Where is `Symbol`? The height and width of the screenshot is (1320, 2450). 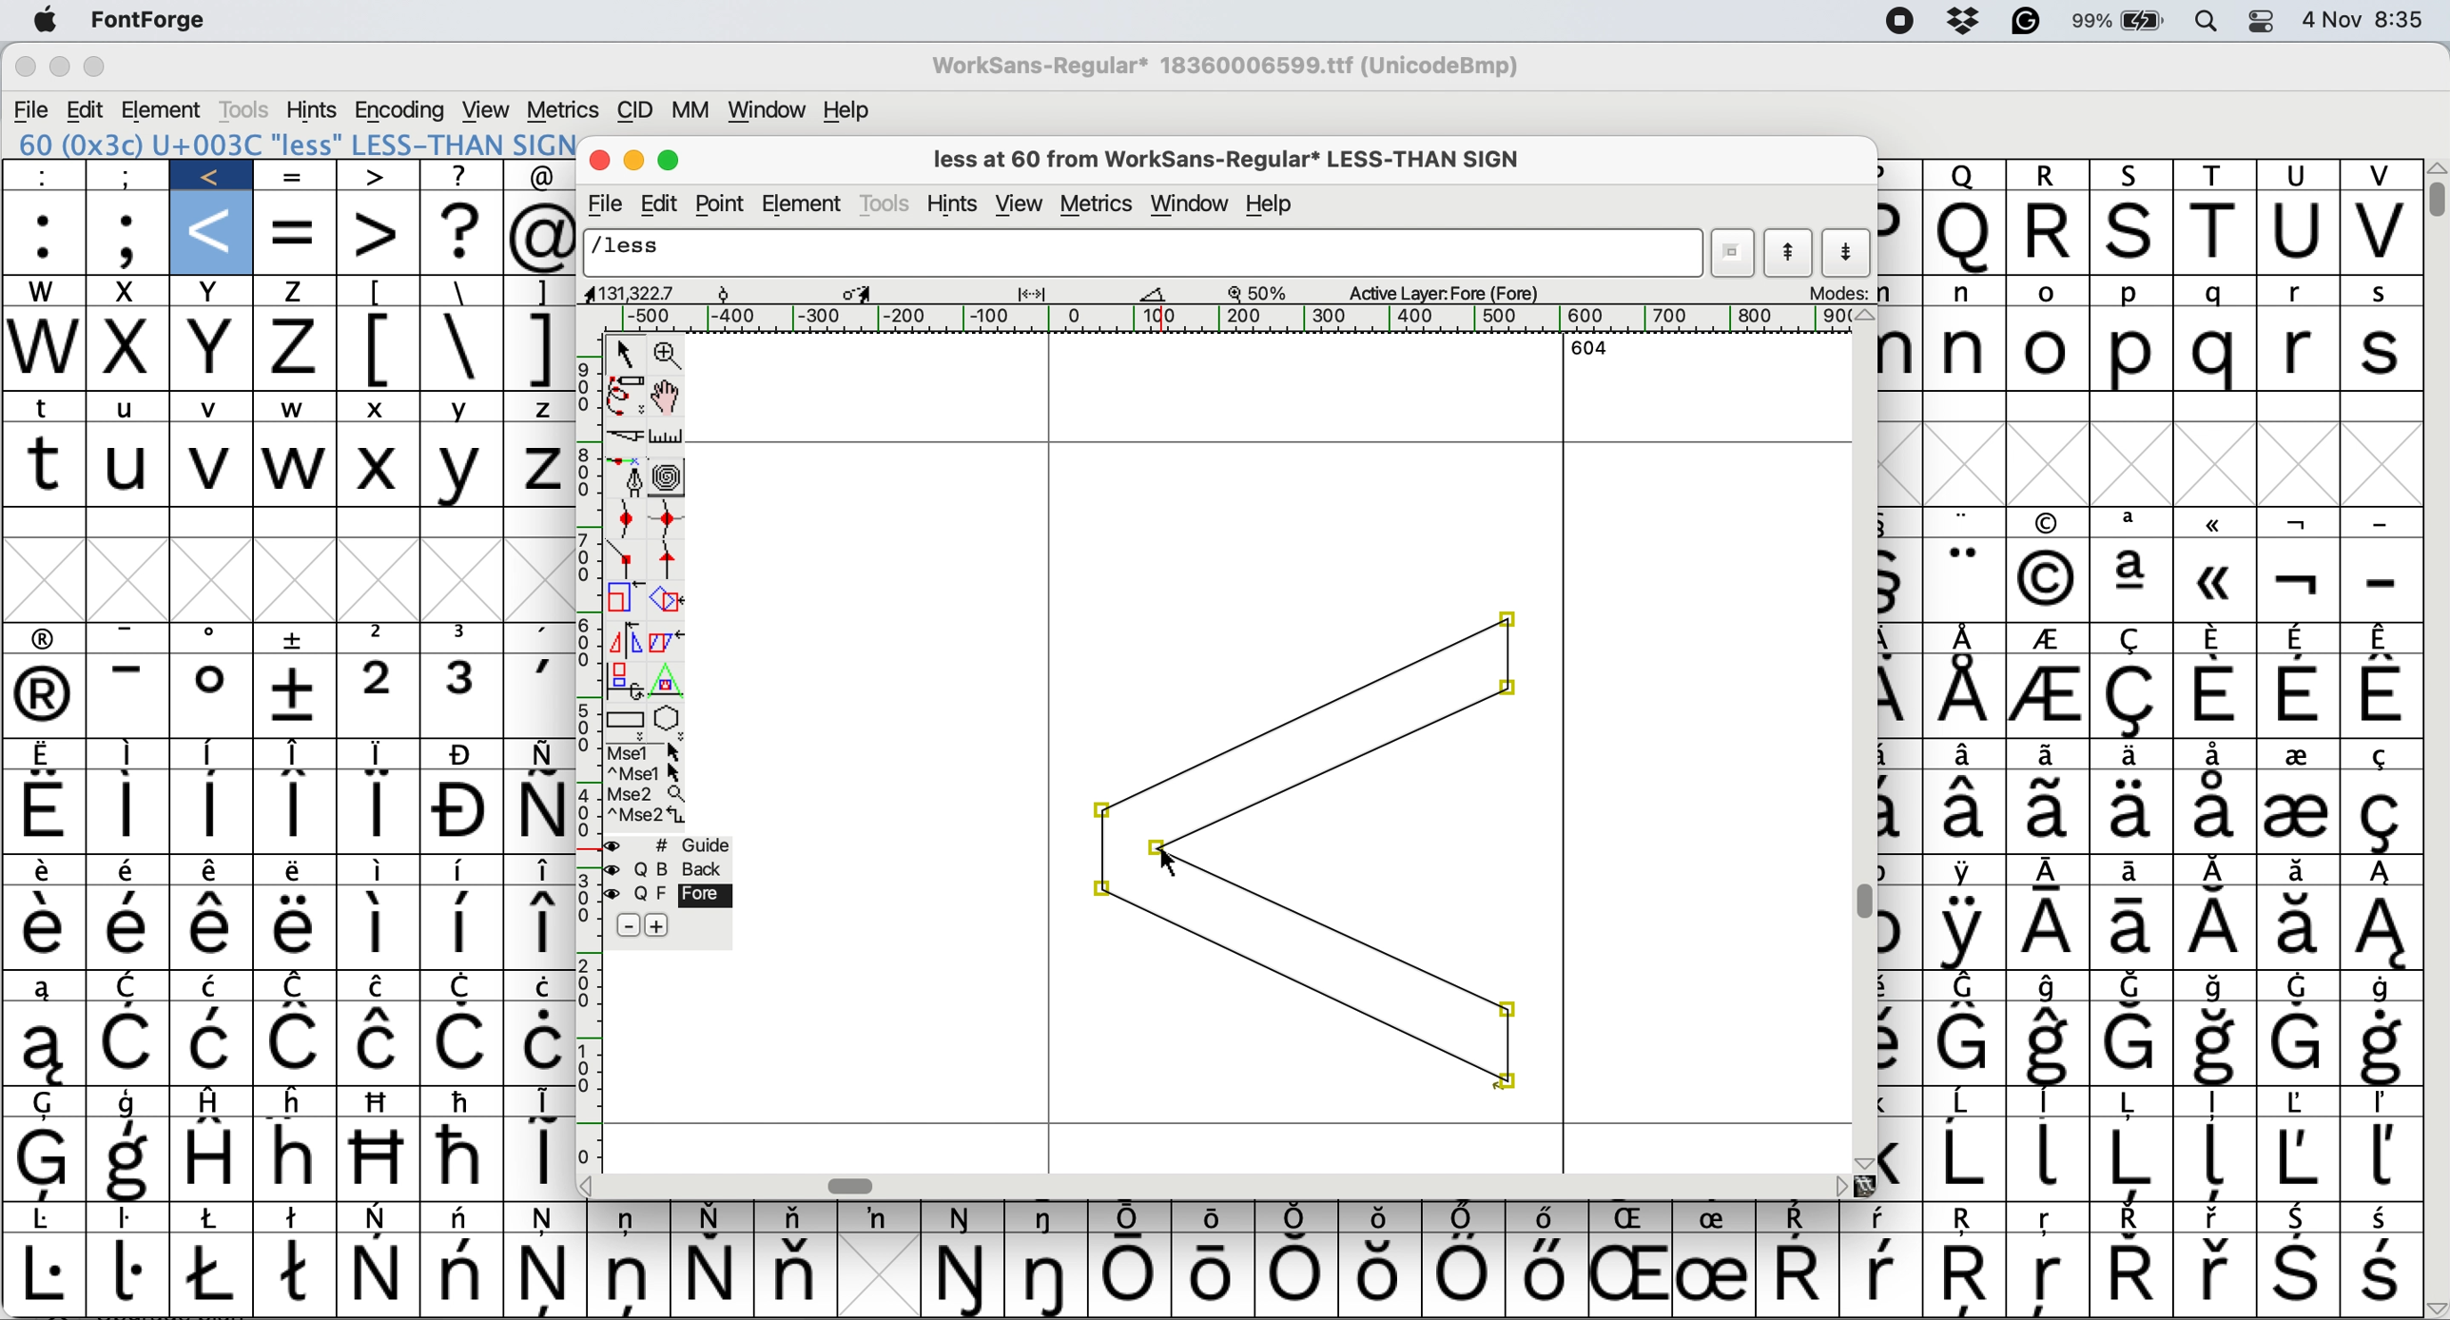 Symbol is located at coordinates (536, 870).